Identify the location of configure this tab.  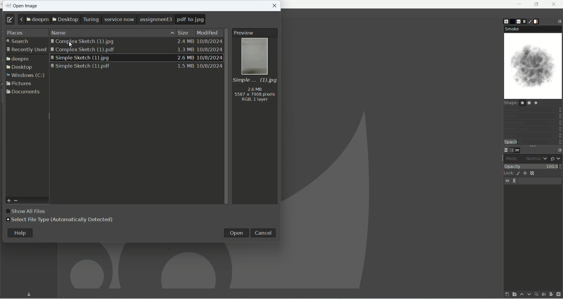
(559, 21).